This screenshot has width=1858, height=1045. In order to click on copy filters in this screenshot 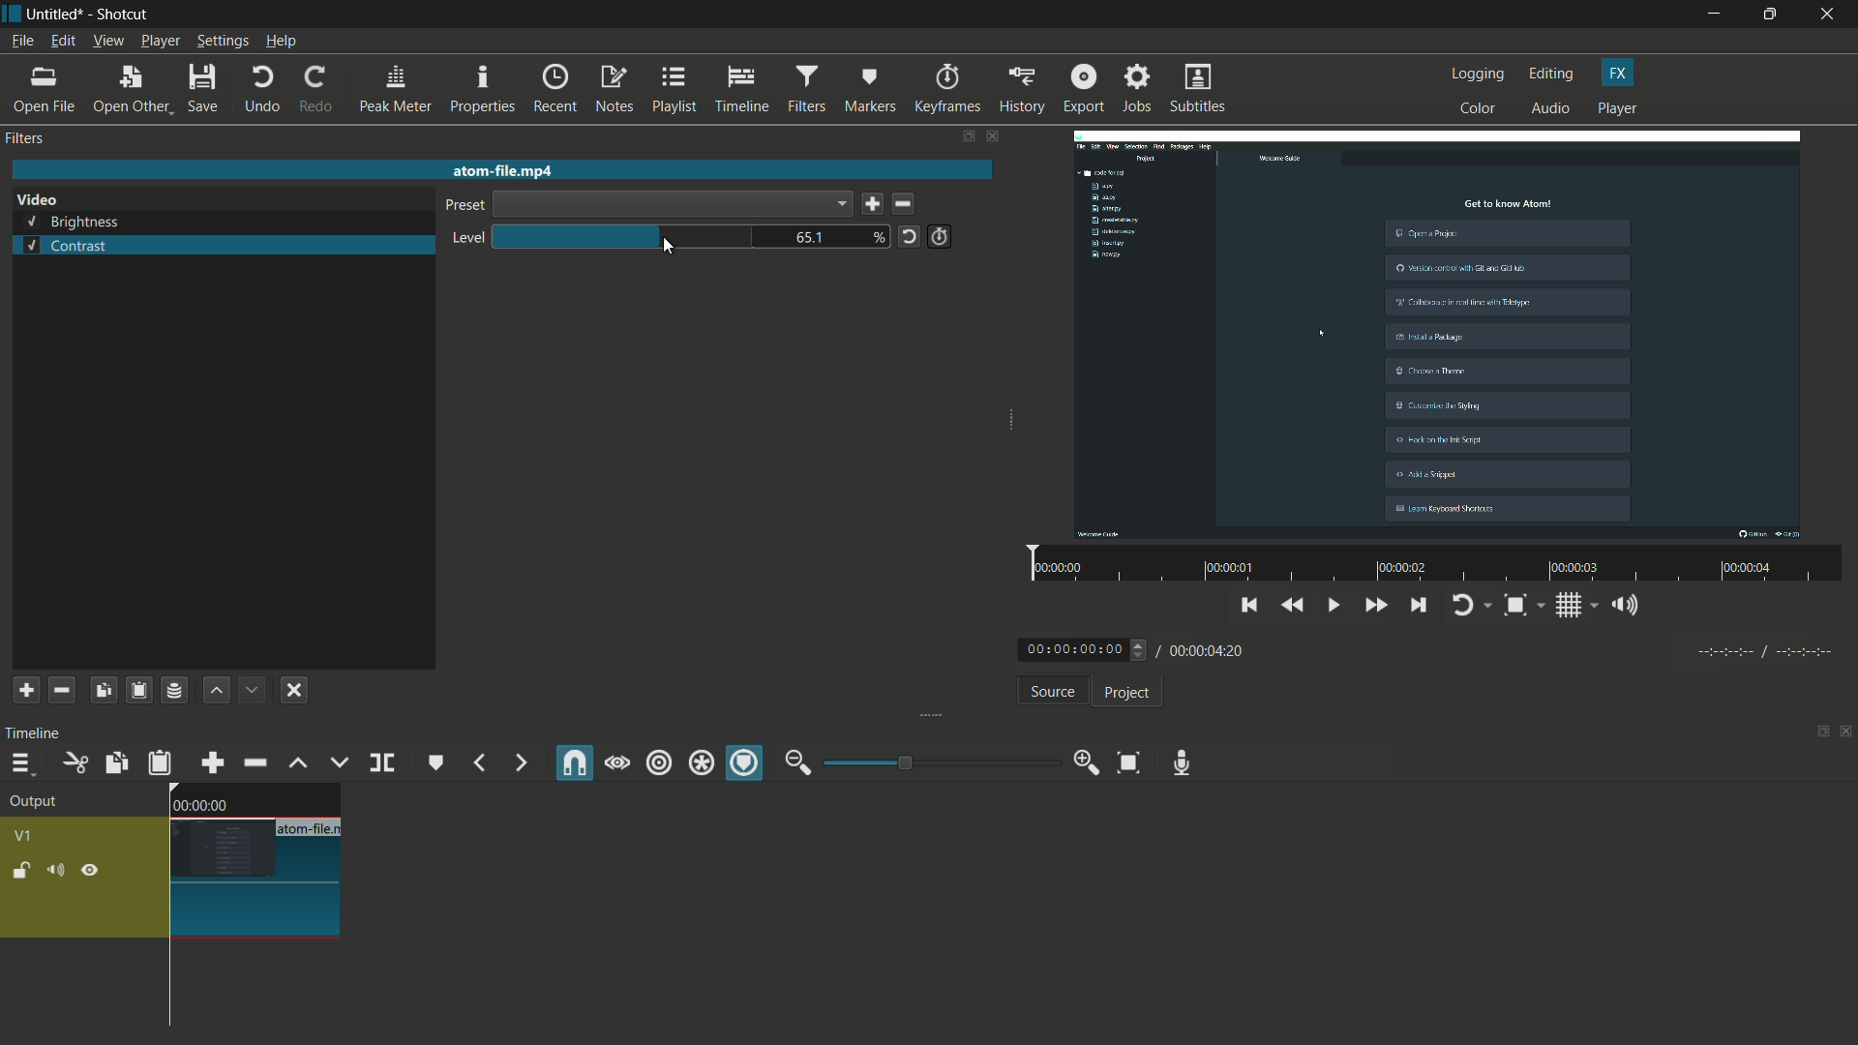, I will do `click(102, 690)`.